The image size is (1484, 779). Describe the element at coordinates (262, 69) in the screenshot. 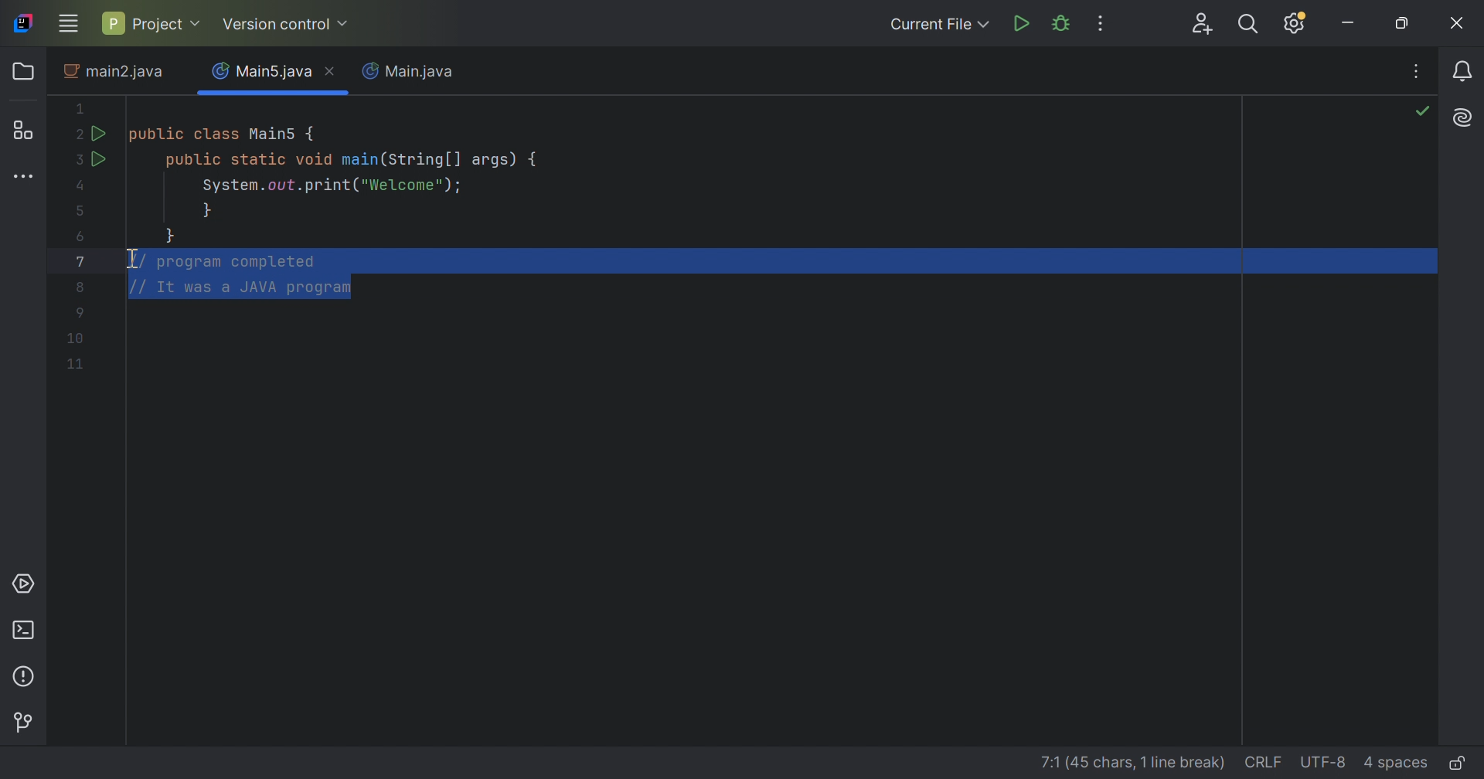

I see `Main5.java` at that location.